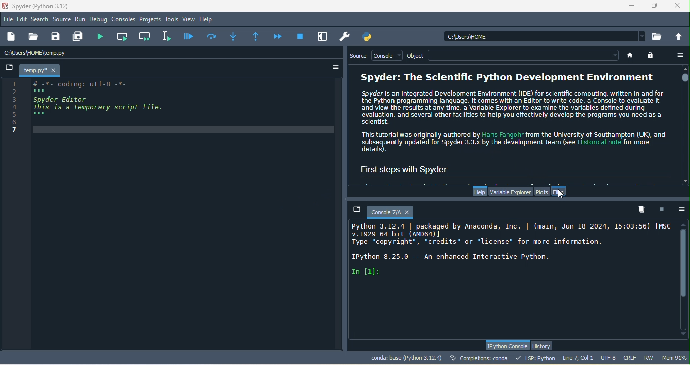 The width and height of the screenshot is (690, 365). I want to click on plots, so click(543, 191).